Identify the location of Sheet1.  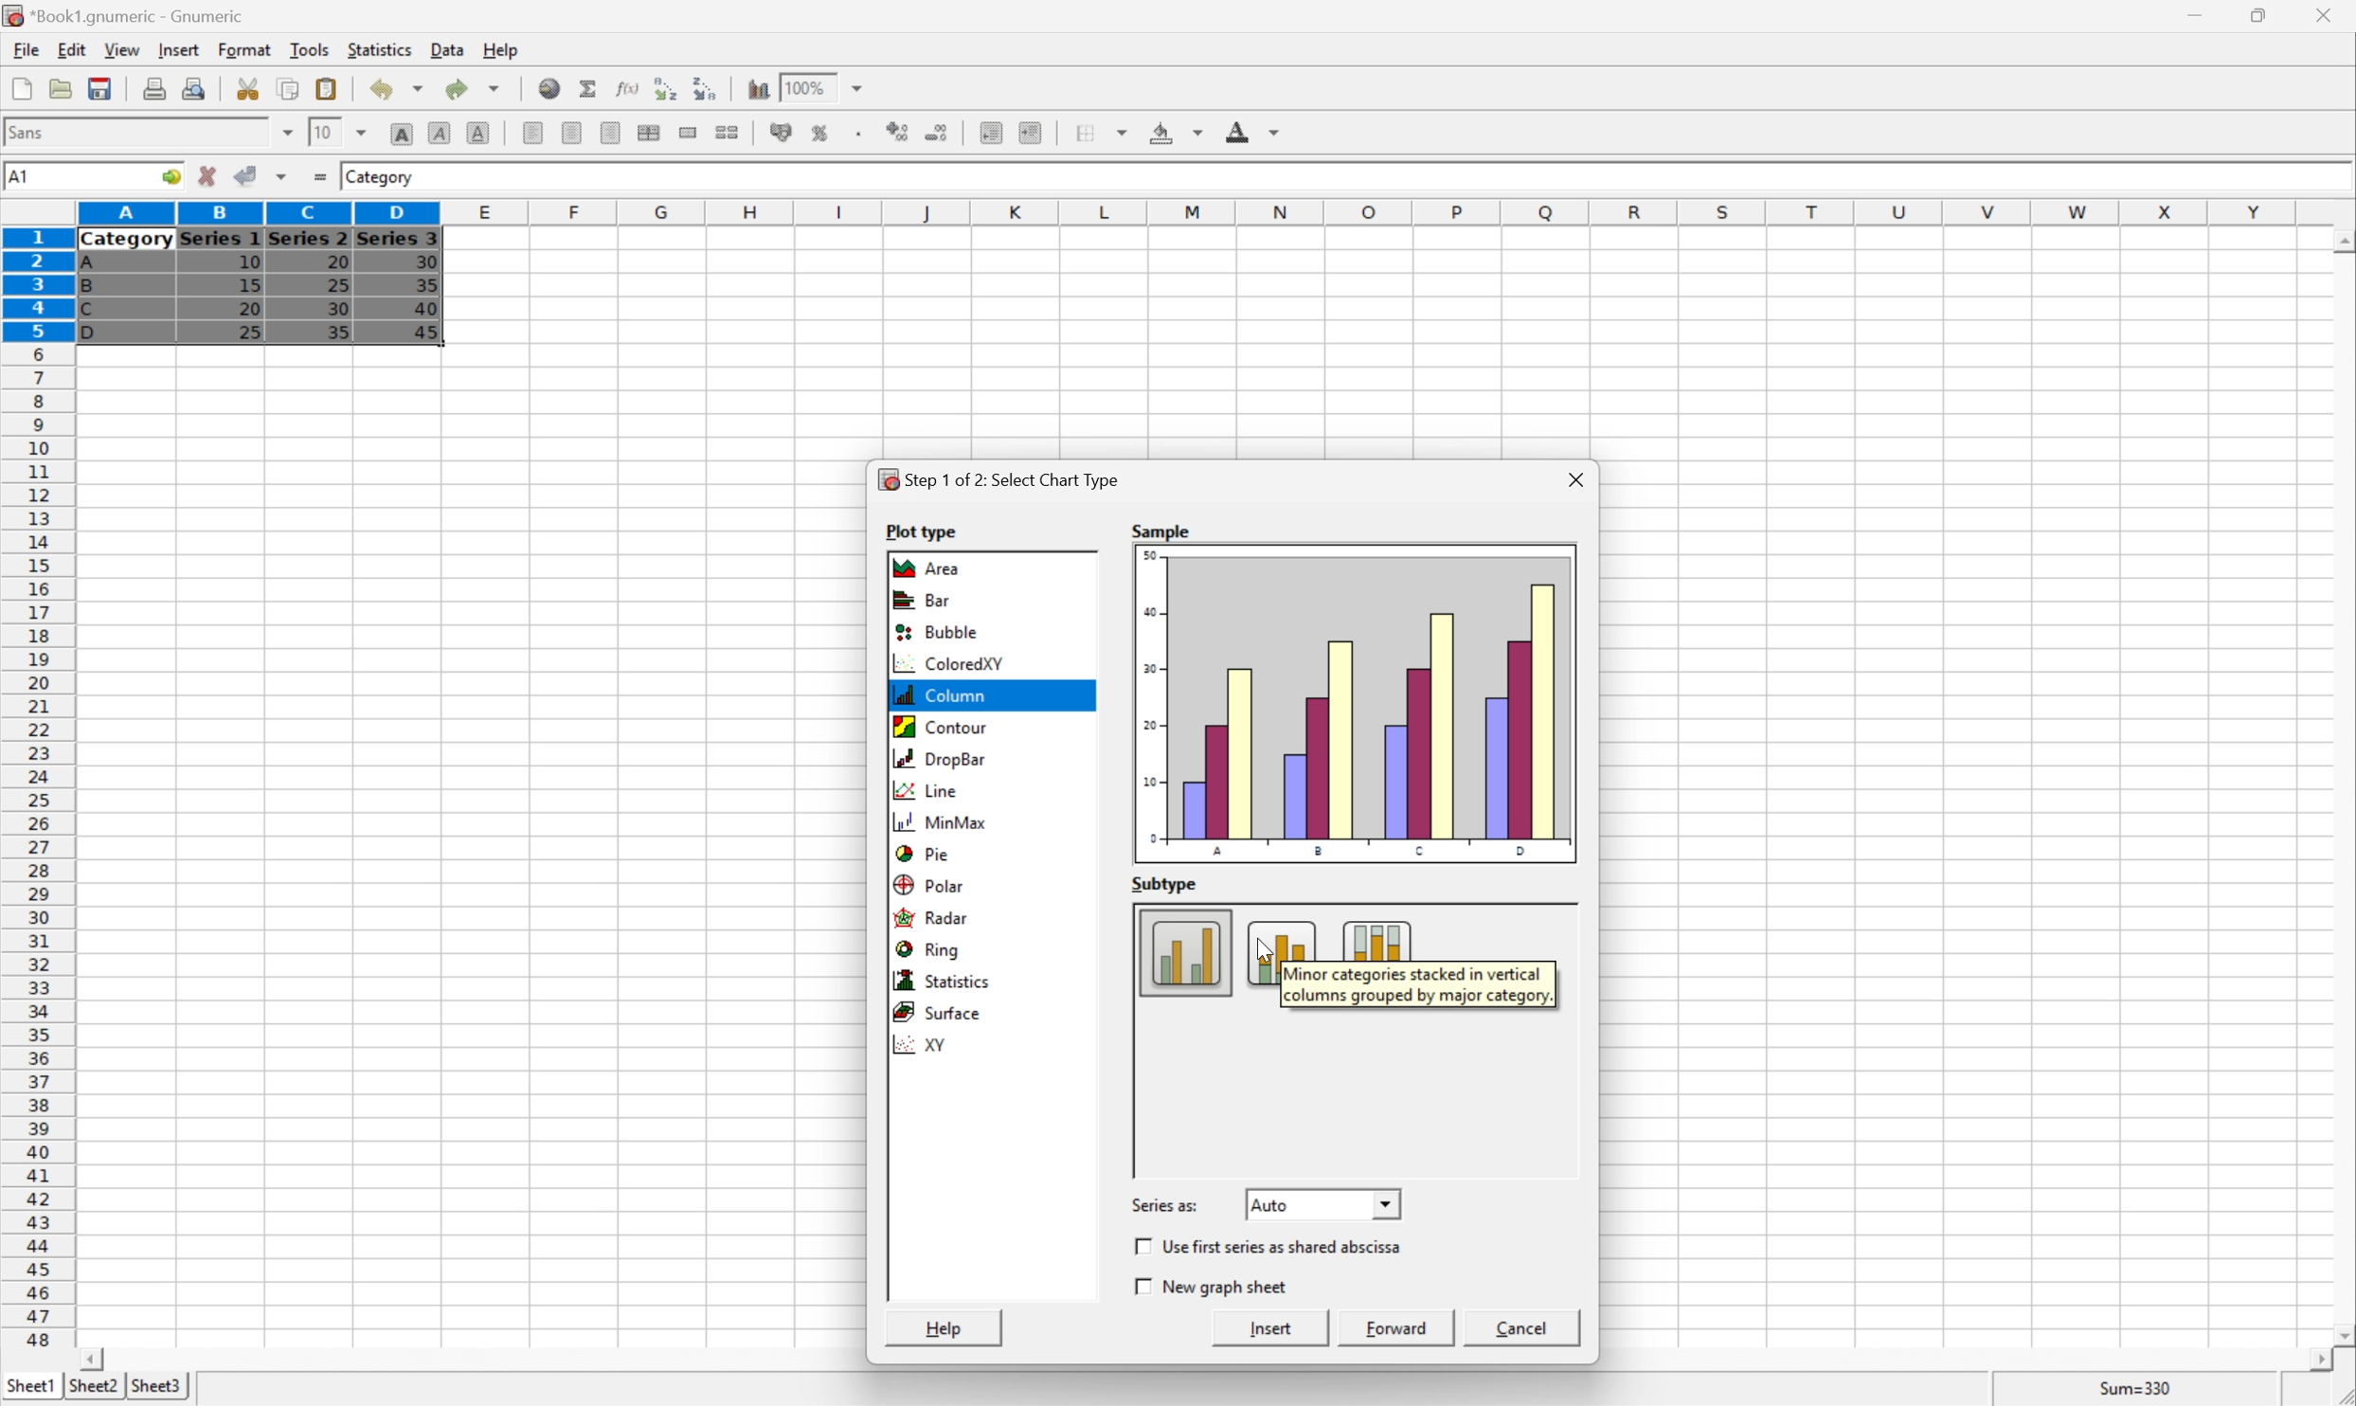
(29, 1387).